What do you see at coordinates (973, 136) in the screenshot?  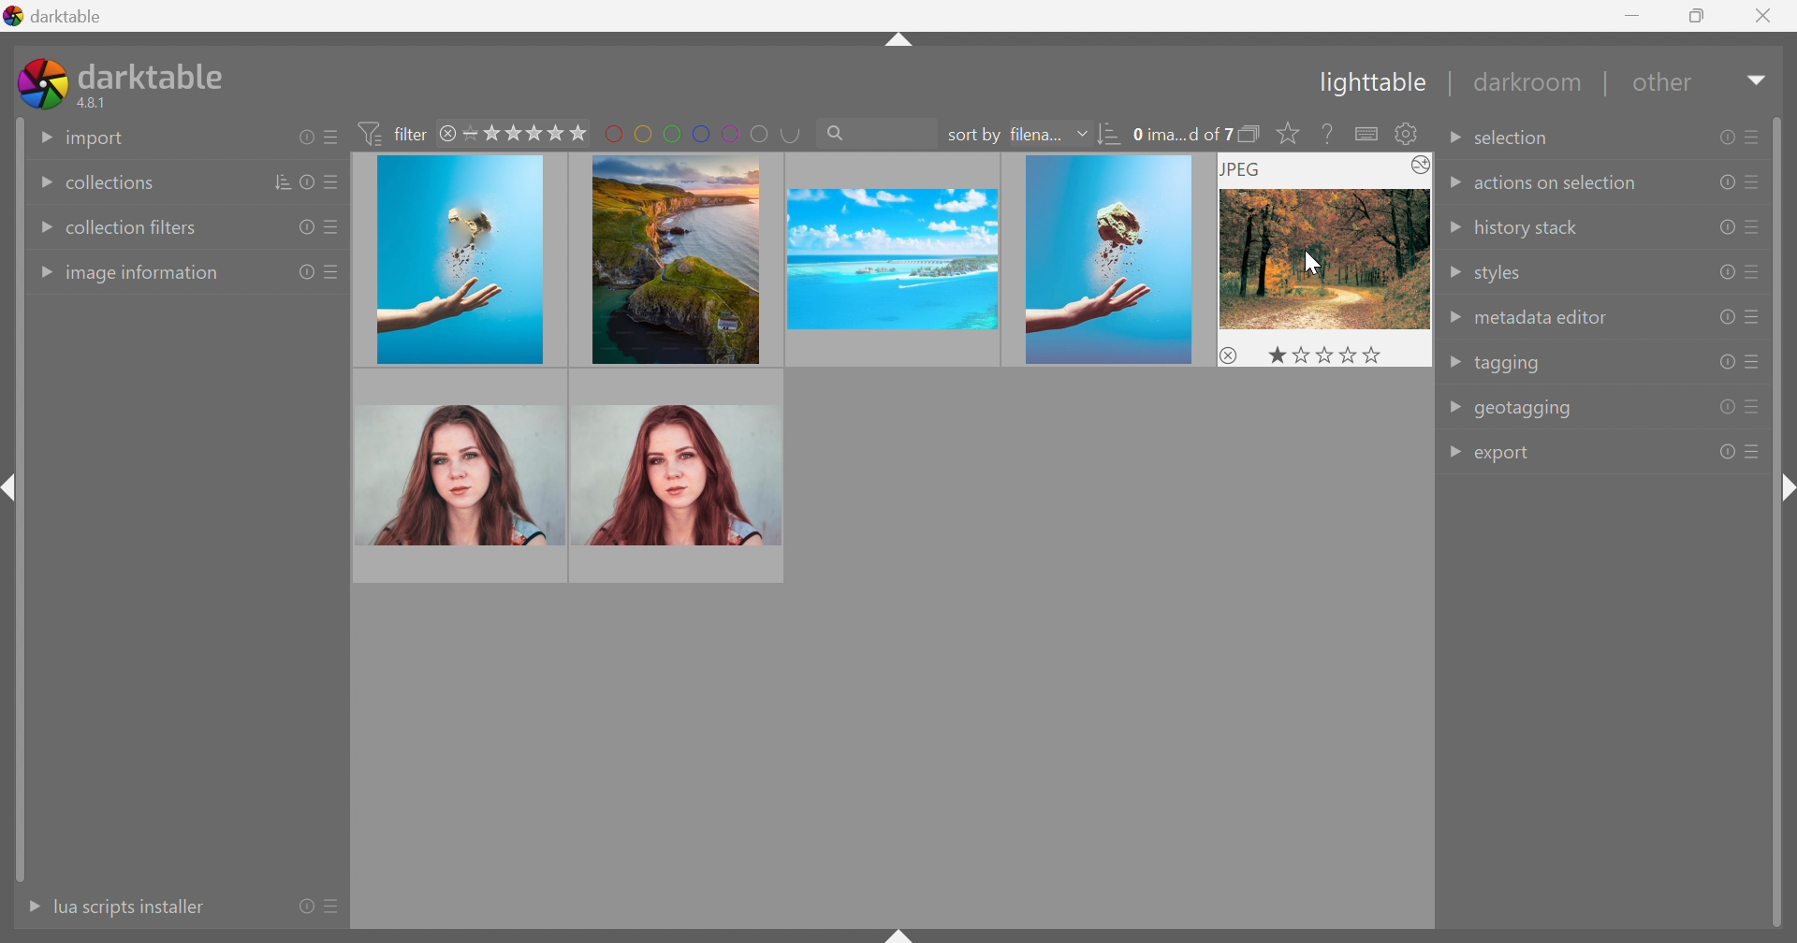 I see `sort by` at bounding box center [973, 136].